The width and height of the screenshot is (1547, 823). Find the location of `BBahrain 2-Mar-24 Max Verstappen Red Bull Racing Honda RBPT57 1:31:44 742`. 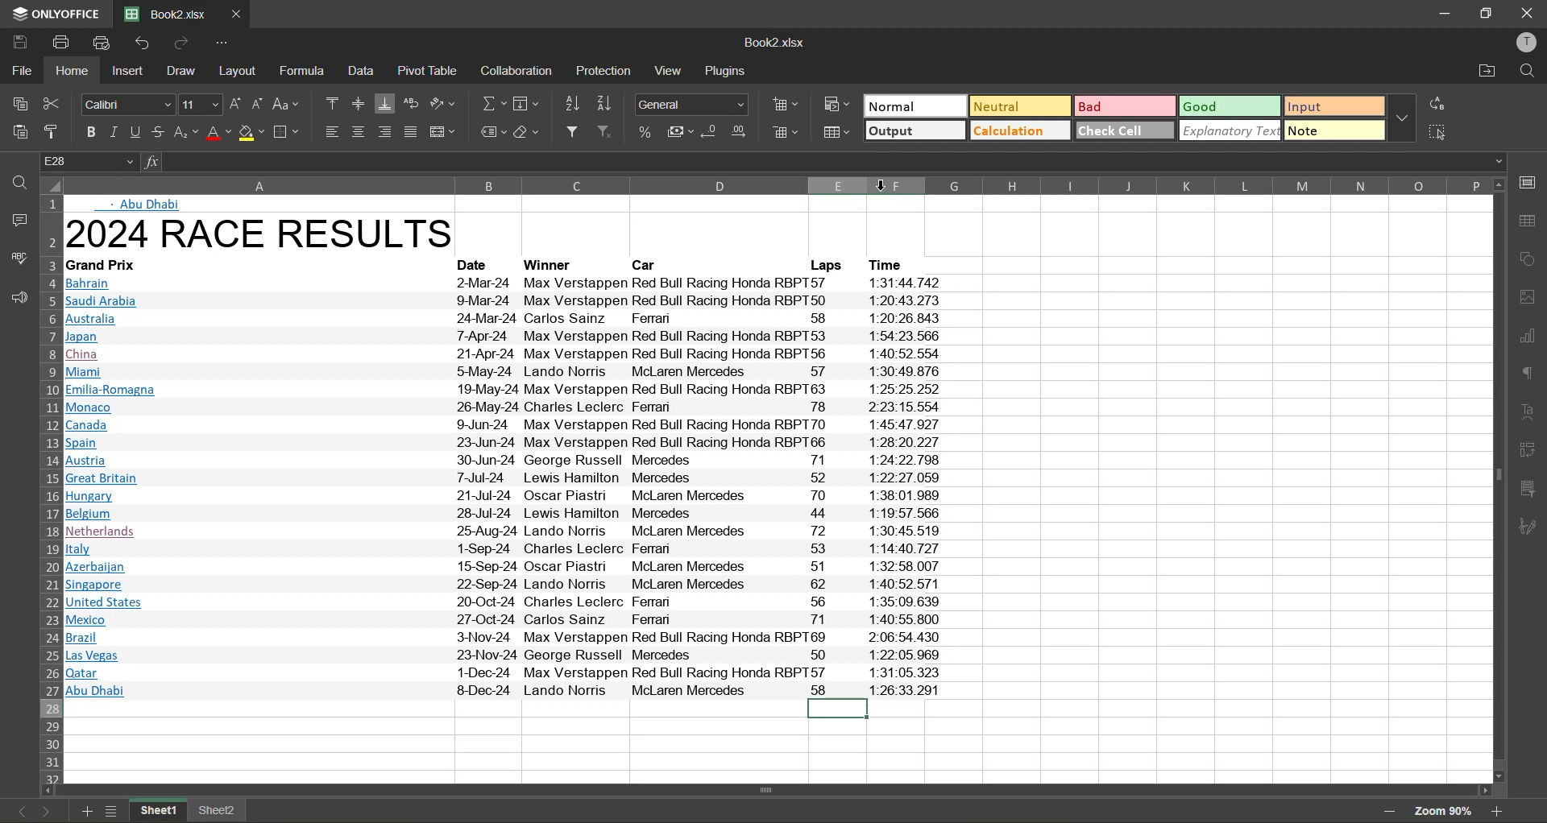

BBahrain 2-Mar-24 Max Verstappen Red Bull Racing Honda RBPT57 1:31:44 742 is located at coordinates (508, 282).